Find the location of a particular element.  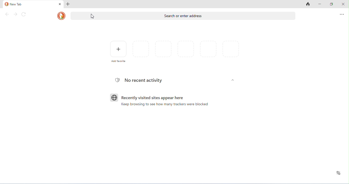

search or enter address is located at coordinates (184, 16).